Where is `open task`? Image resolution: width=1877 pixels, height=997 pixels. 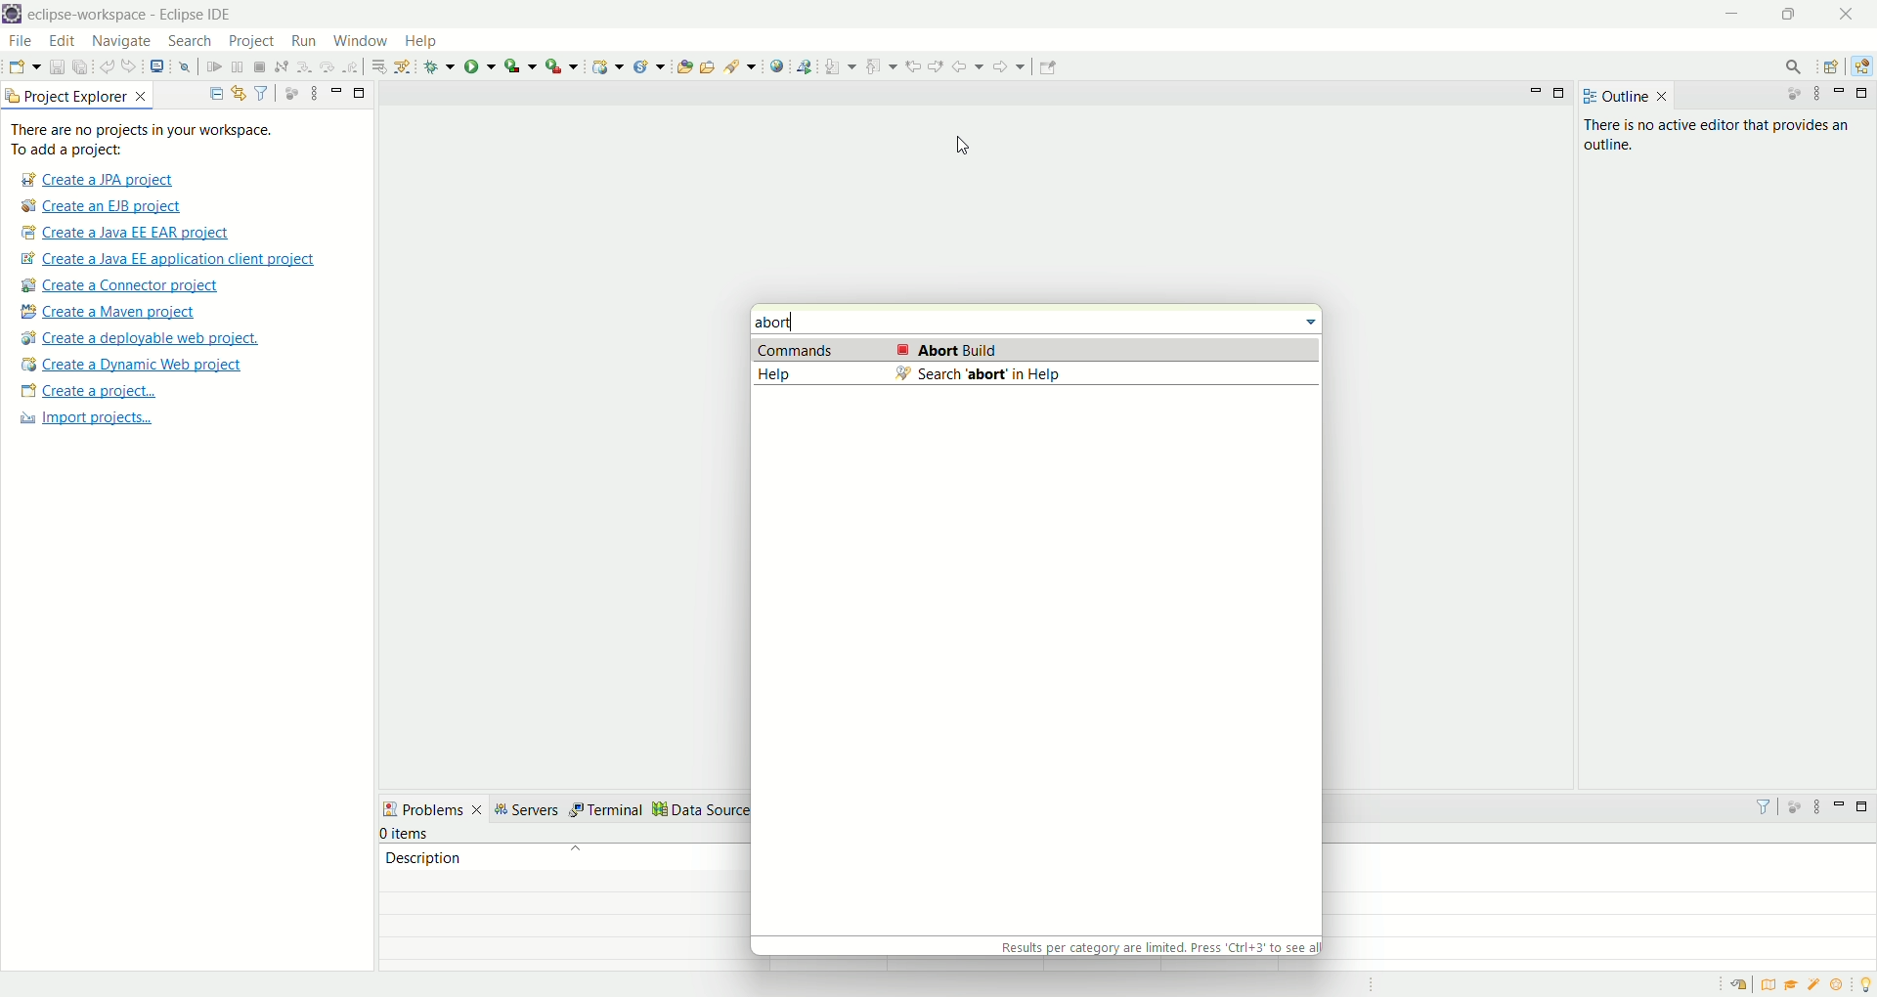 open task is located at coordinates (709, 66).